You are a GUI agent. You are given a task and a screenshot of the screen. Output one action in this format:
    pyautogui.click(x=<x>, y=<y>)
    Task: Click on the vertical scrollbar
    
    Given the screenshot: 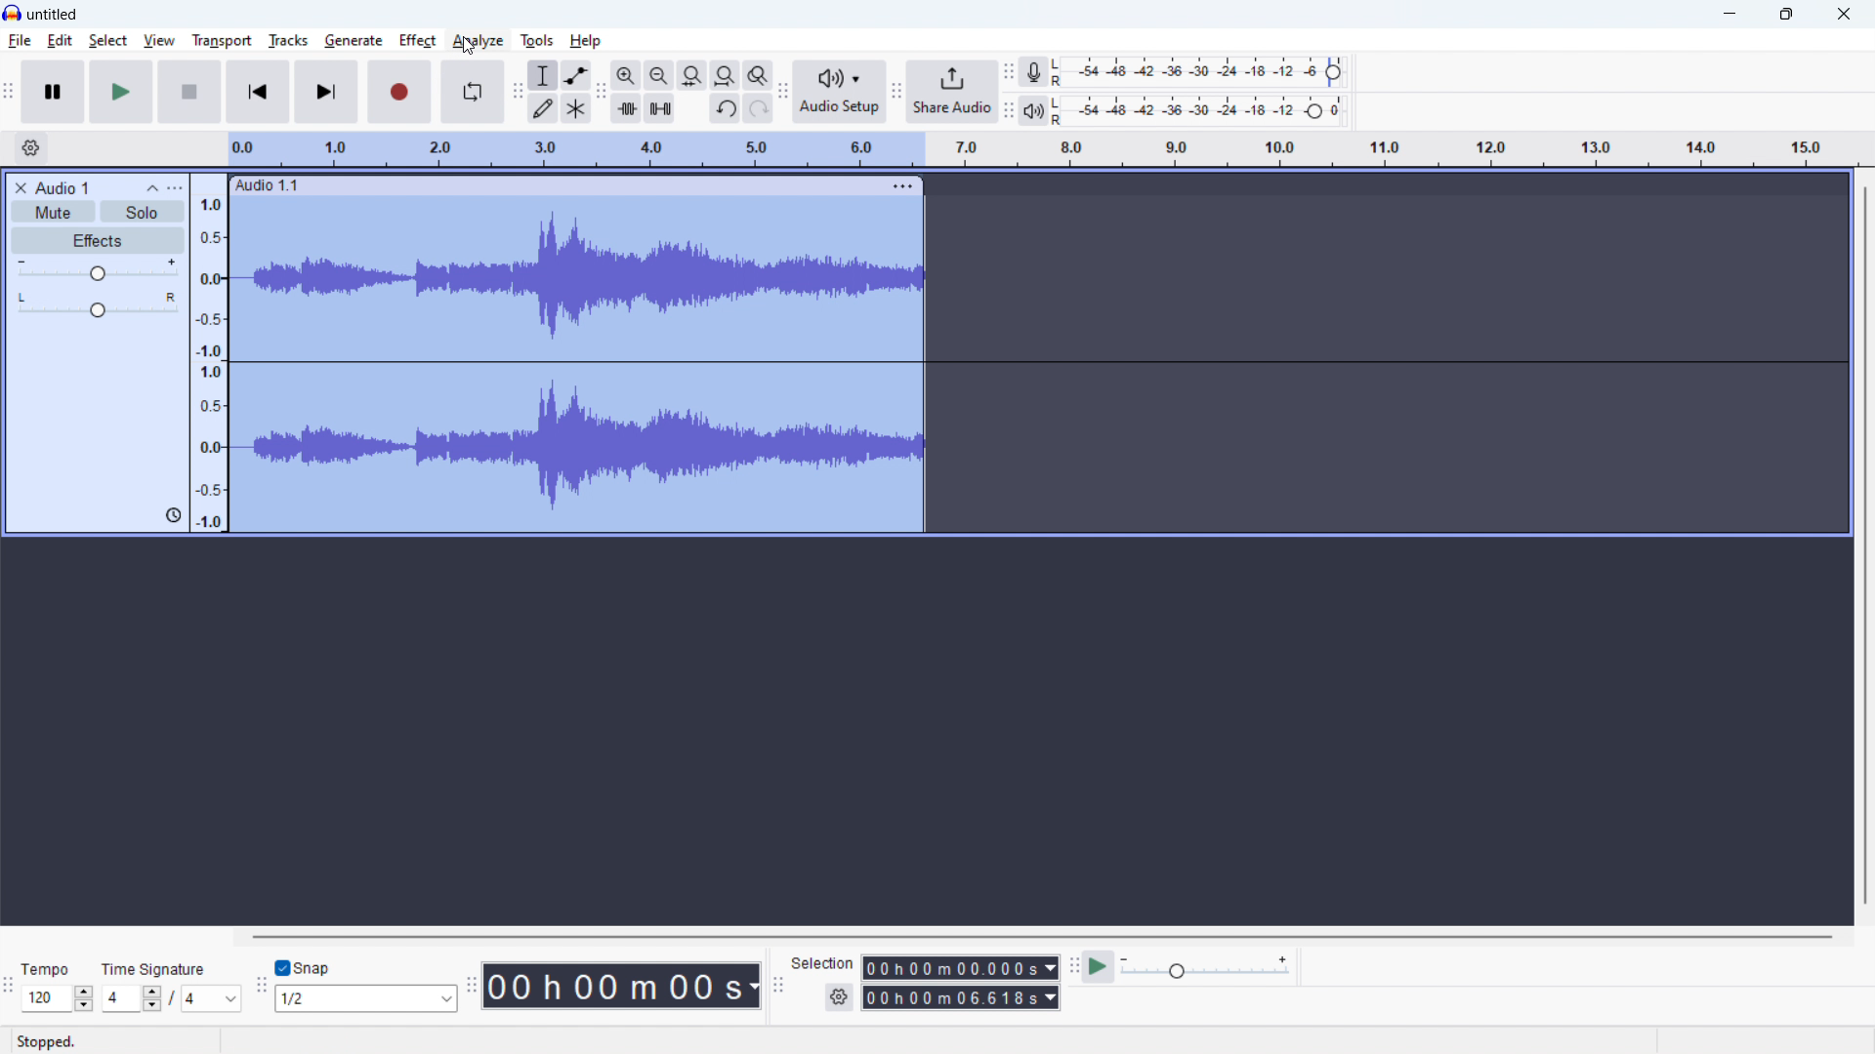 What is the action you would take?
    pyautogui.click(x=1862, y=544)
    